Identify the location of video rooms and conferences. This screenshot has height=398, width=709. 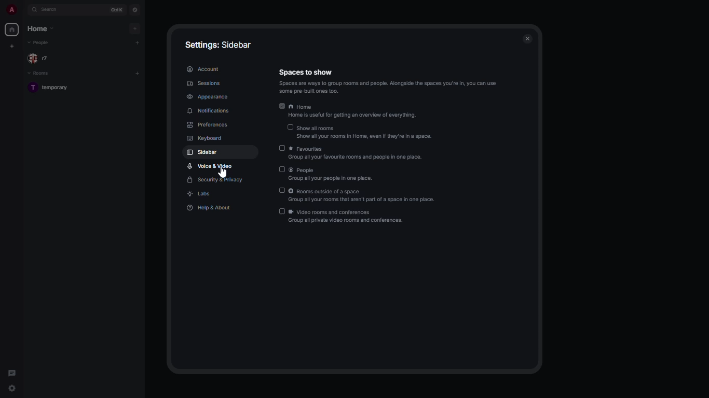
(348, 218).